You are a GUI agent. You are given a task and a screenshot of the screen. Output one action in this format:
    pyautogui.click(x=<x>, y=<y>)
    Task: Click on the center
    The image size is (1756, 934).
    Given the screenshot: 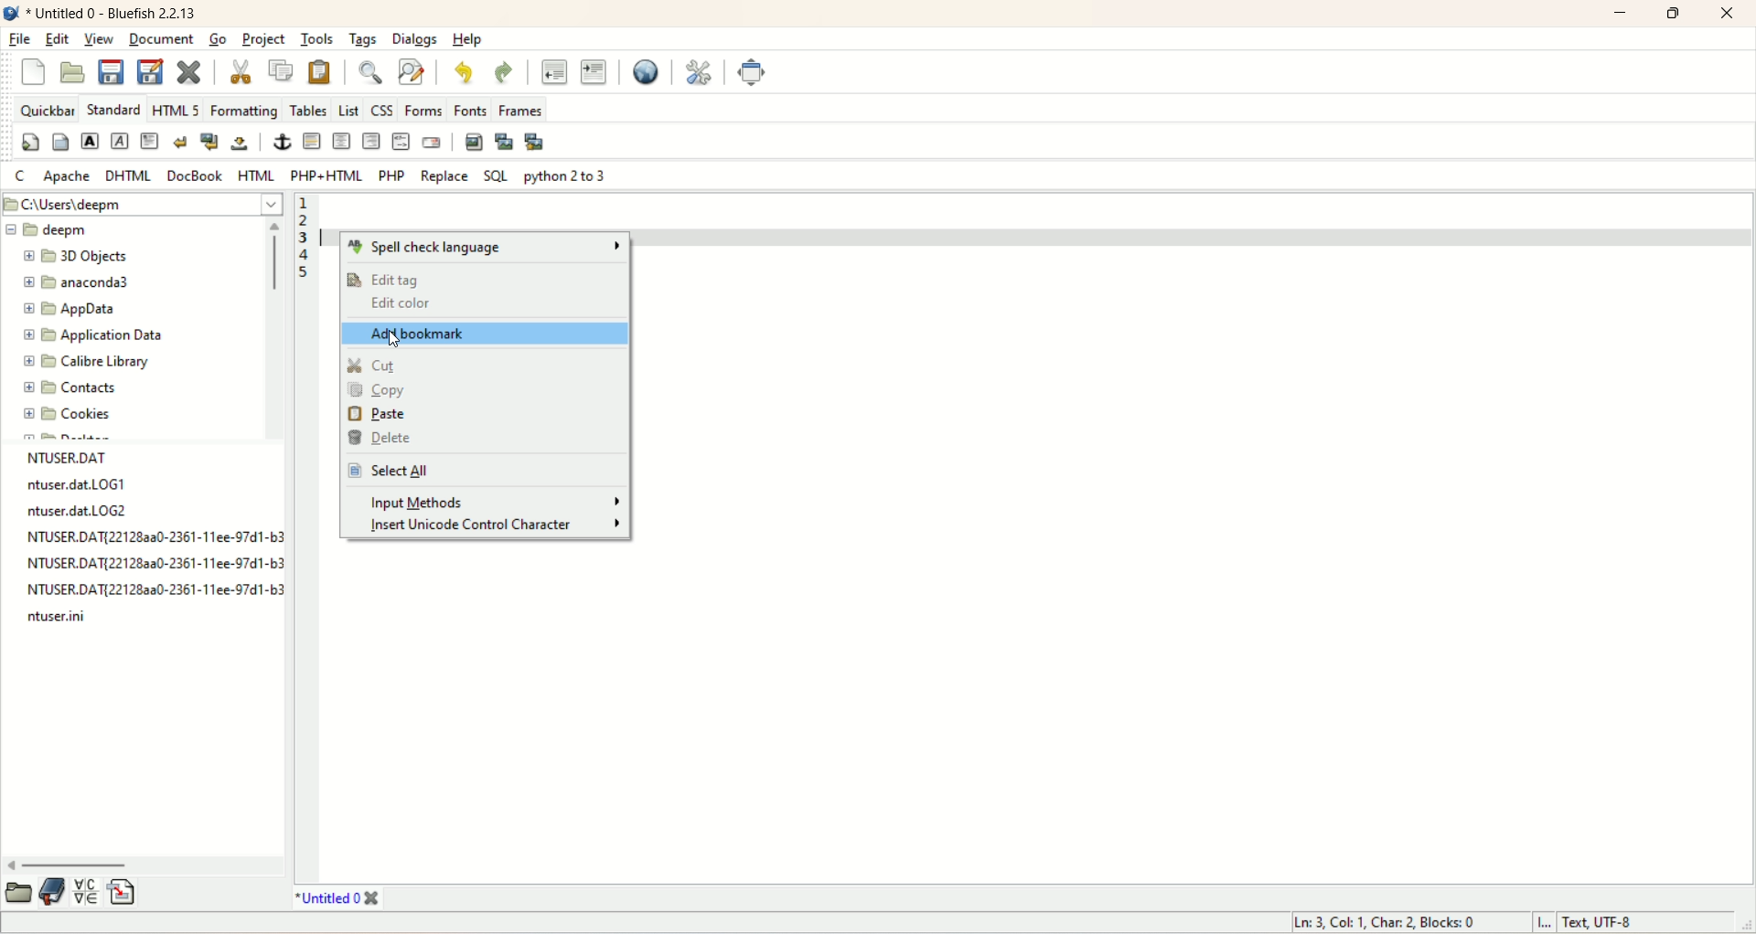 What is the action you would take?
    pyautogui.click(x=341, y=141)
    